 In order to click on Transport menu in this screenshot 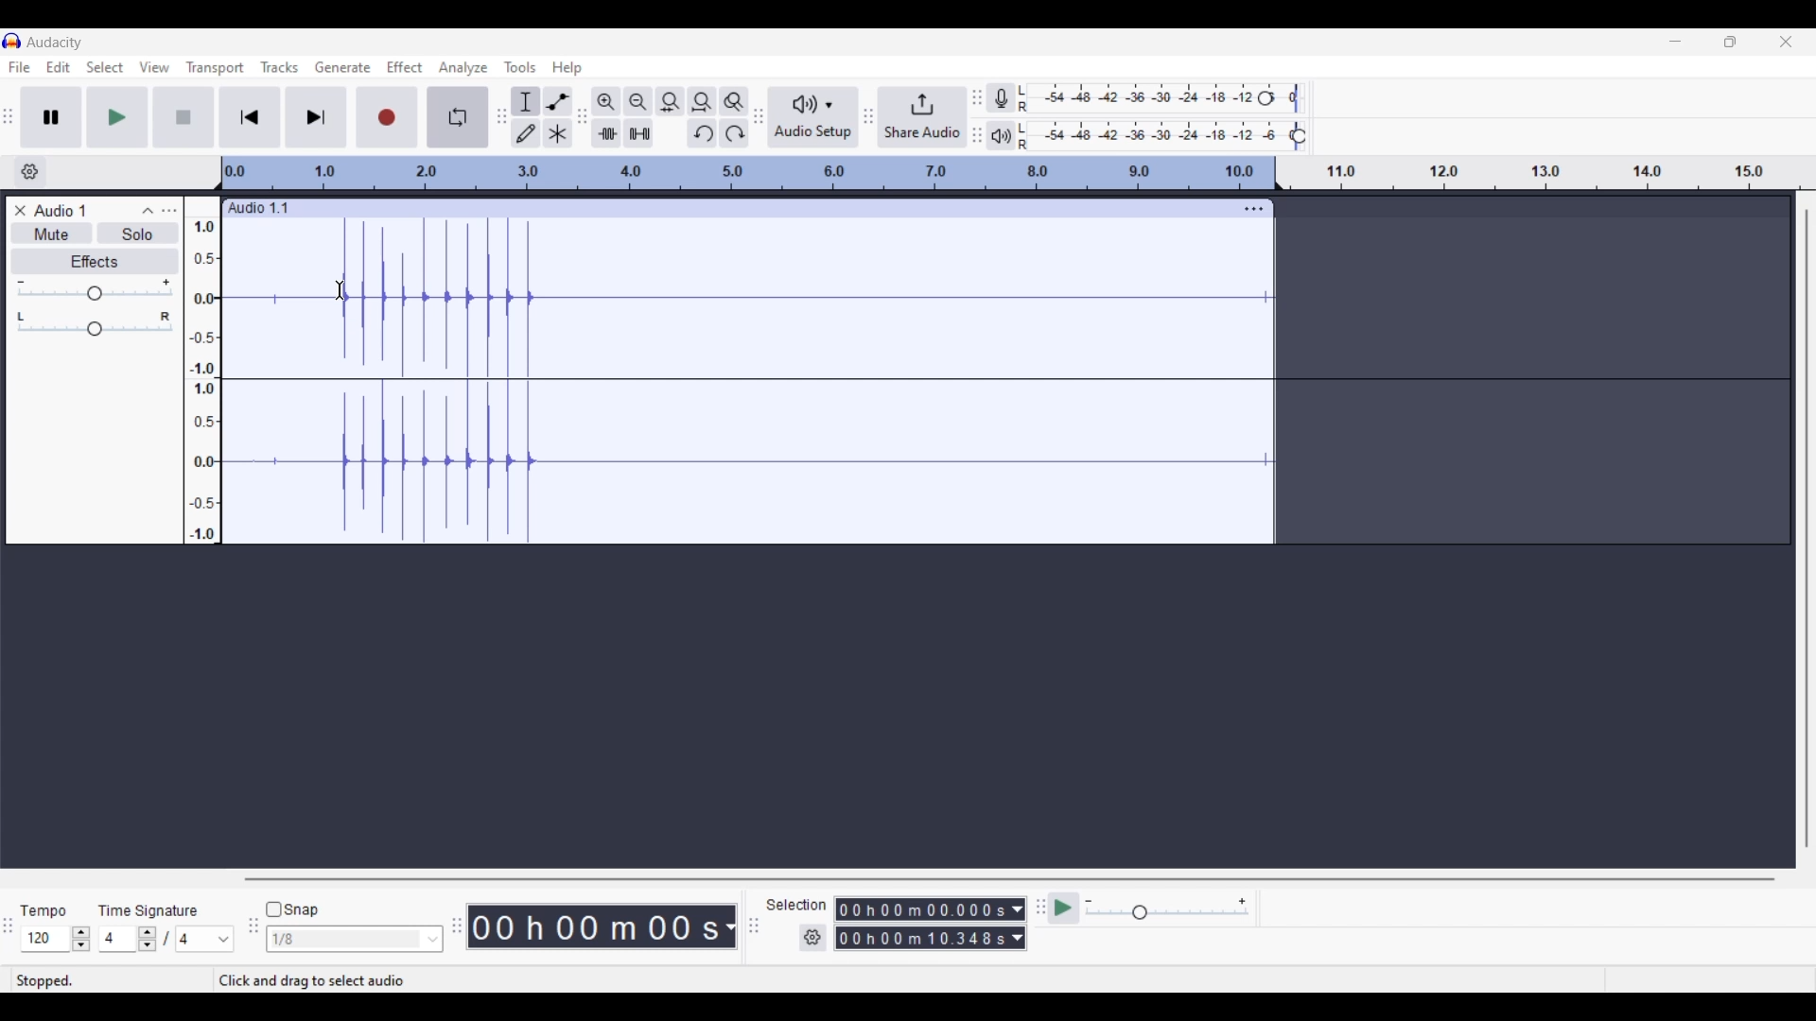, I will do `click(216, 67)`.